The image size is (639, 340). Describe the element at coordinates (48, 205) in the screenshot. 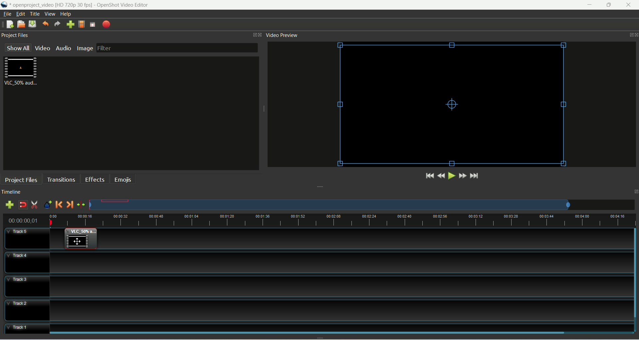

I see `add marker` at that location.